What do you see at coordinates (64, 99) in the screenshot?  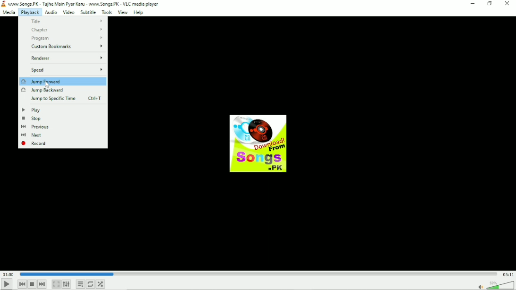 I see `Jump to specific time` at bounding box center [64, 99].